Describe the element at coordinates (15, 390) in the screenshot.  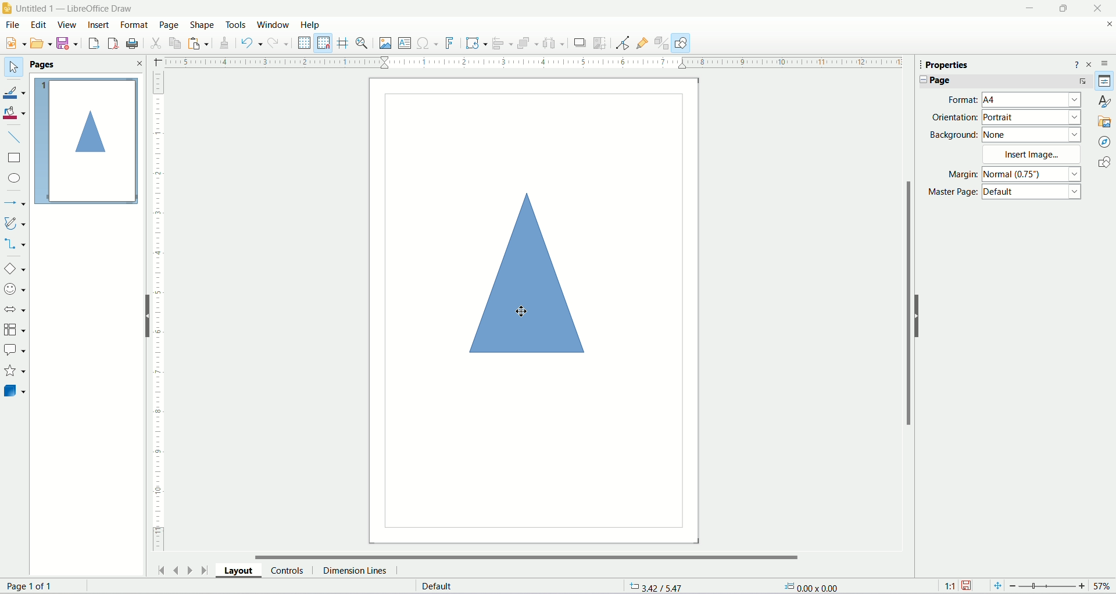
I see `3D Objects` at that location.